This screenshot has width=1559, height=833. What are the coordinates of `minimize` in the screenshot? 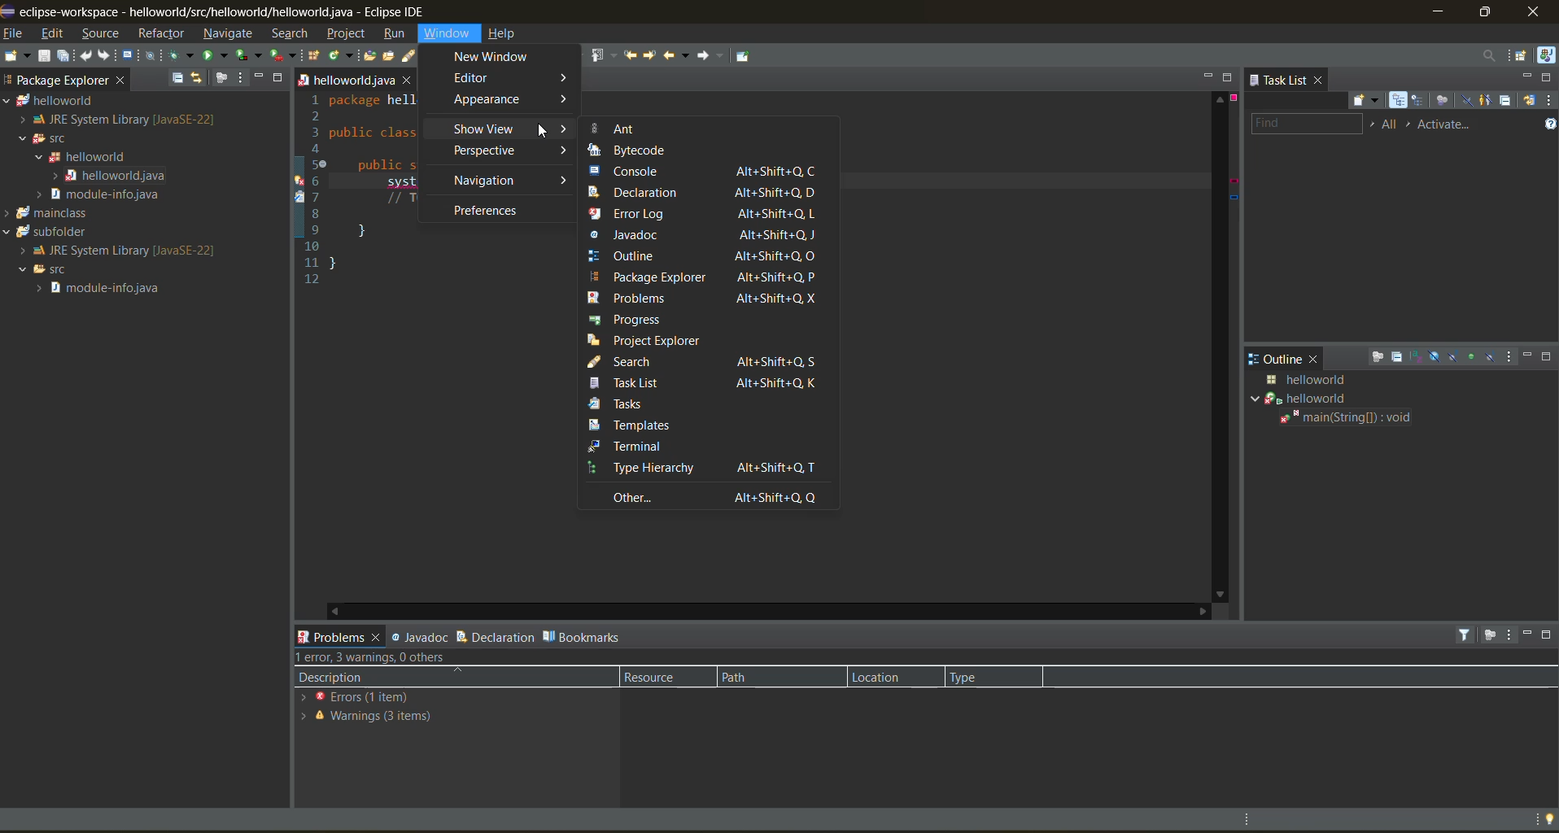 It's located at (1207, 76).